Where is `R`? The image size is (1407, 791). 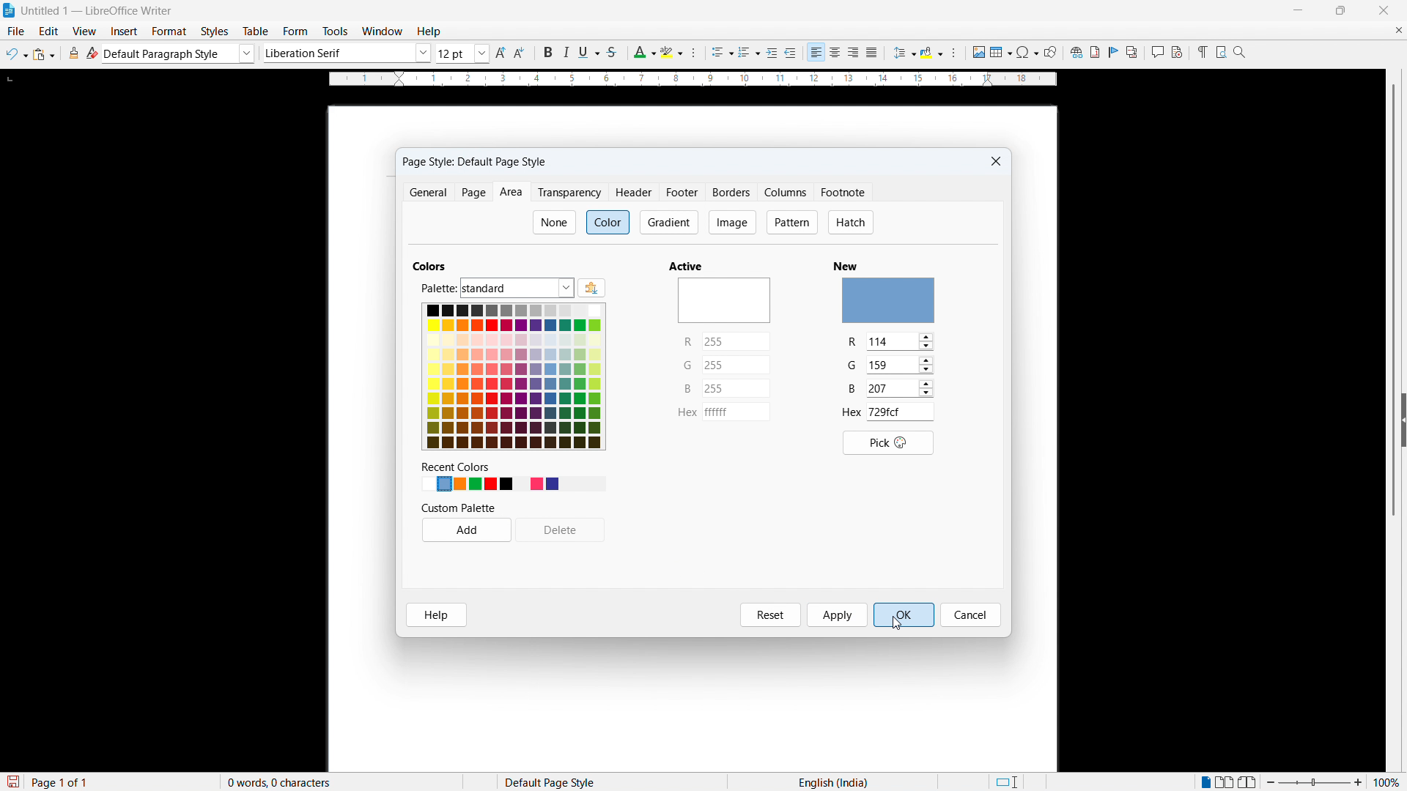 R is located at coordinates (689, 341).